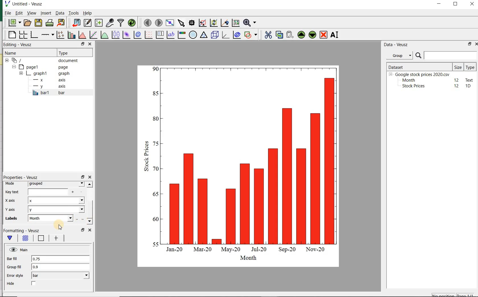  Describe the element at coordinates (290, 35) in the screenshot. I see `paste widget from the clipboard` at that location.